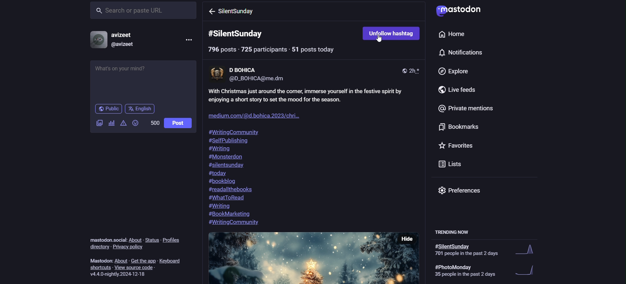 The height and width of the screenshot is (284, 626). I want to click on profiles, so click(174, 241).